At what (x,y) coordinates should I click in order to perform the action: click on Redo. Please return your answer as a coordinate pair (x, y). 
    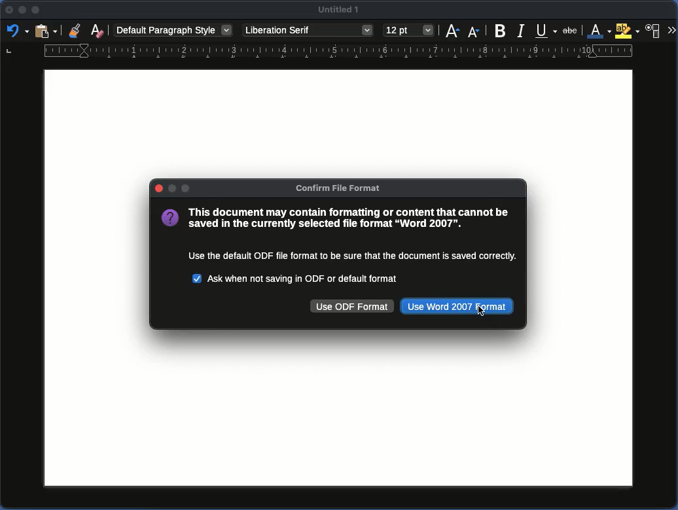
    Looking at the image, I should click on (15, 32).